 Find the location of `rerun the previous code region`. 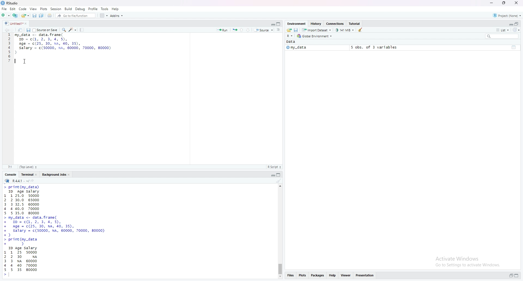

rerun the previous code region is located at coordinates (235, 30).